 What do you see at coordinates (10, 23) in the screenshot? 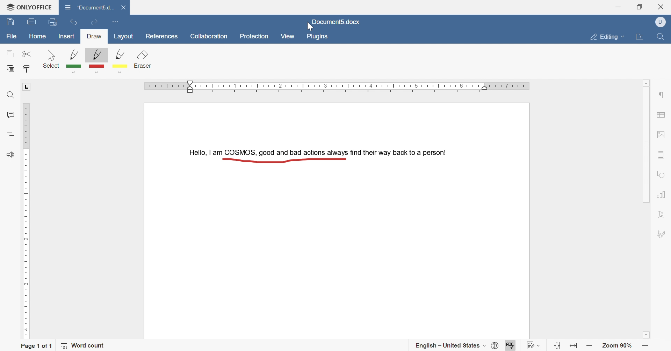
I see `save` at bounding box center [10, 23].